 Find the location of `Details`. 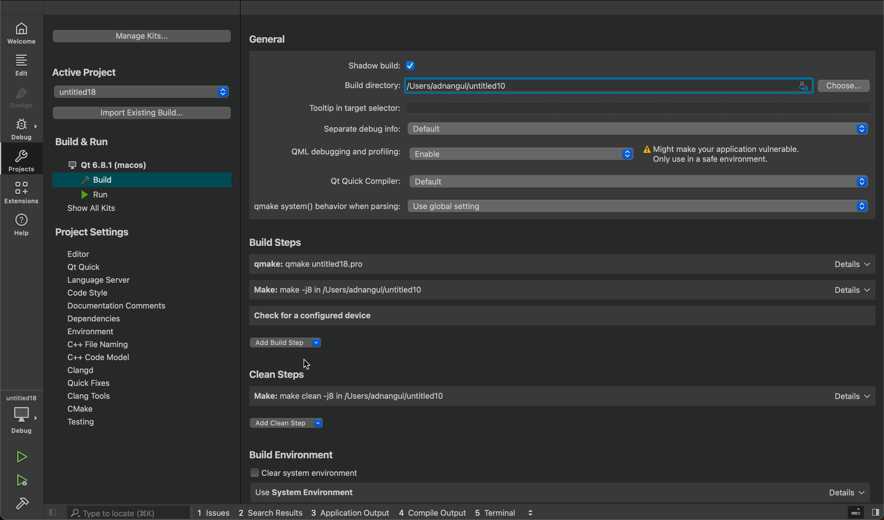

Details is located at coordinates (852, 264).